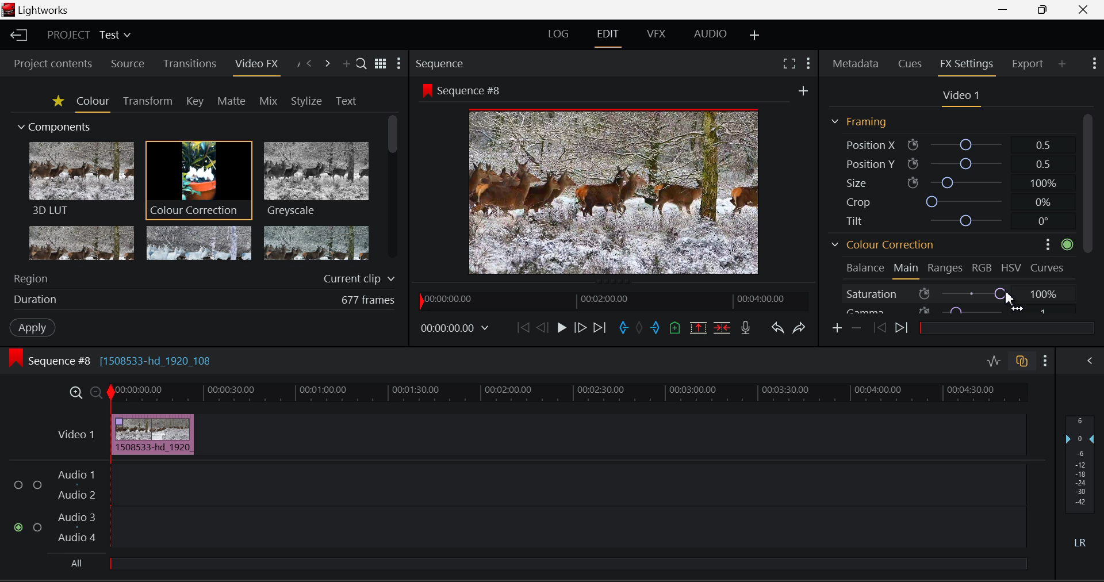  Describe the element at coordinates (199, 179) in the screenshot. I see `Cursor MOUSE_DOWN on Colour Correction` at that location.